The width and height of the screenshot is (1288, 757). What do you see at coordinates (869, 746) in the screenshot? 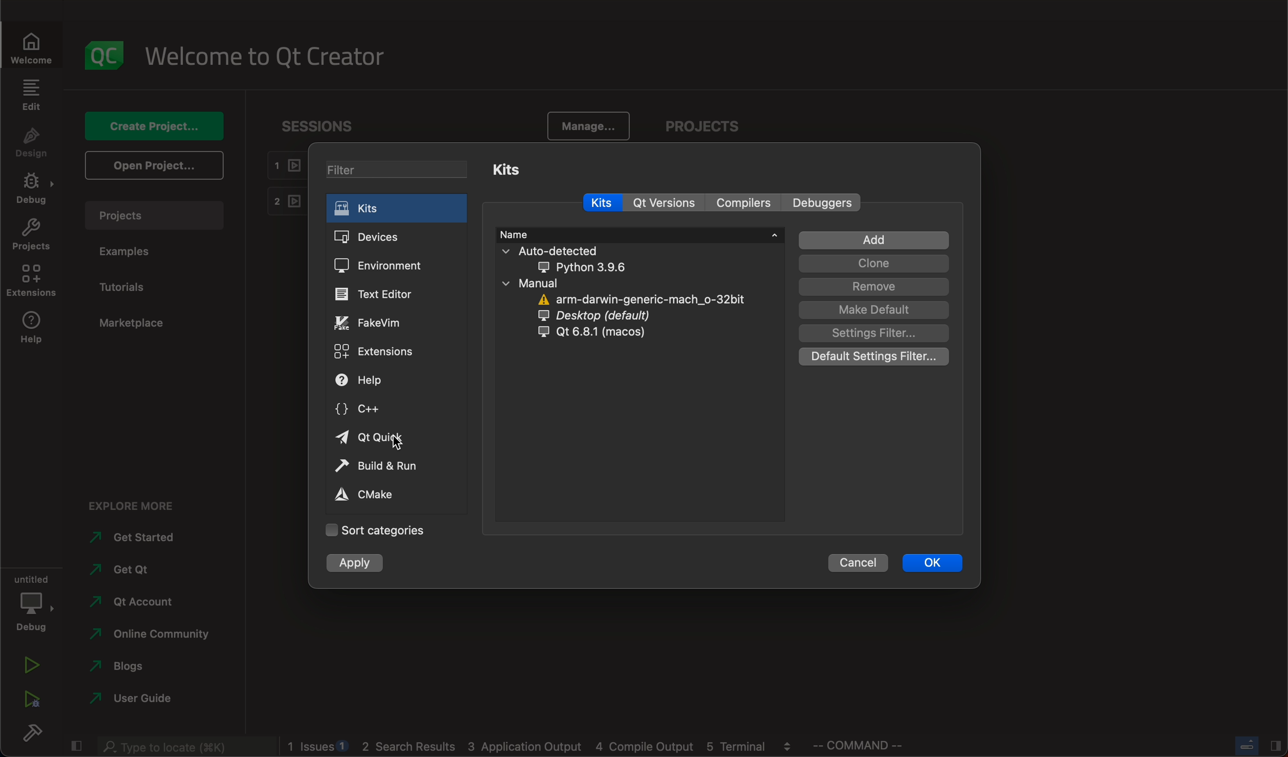
I see `command` at bounding box center [869, 746].